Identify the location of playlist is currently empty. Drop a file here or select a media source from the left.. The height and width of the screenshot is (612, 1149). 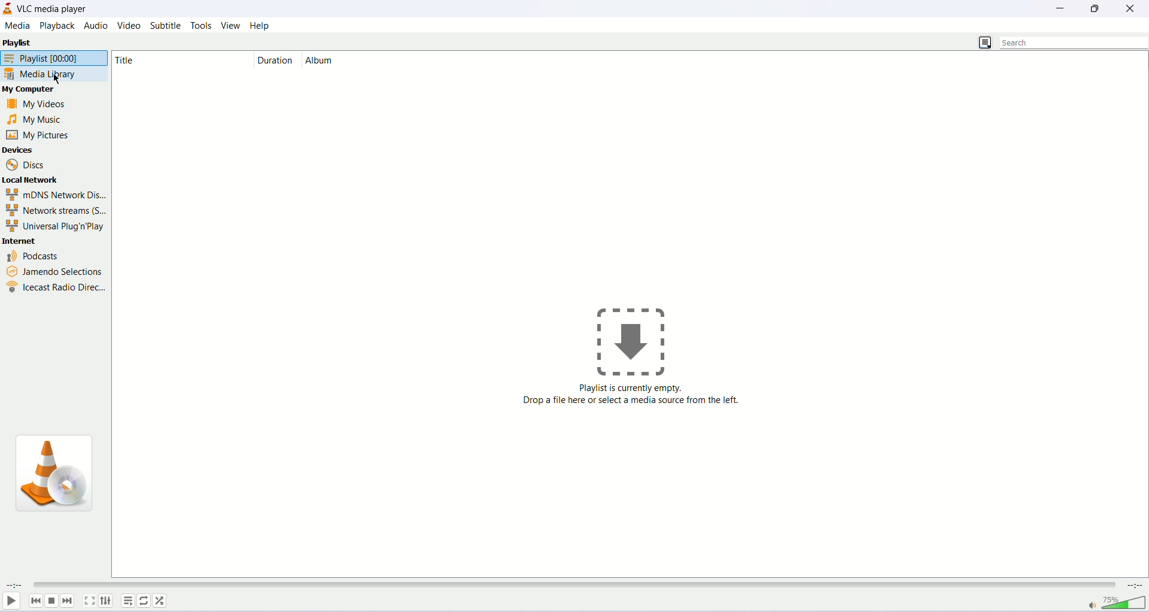
(630, 403).